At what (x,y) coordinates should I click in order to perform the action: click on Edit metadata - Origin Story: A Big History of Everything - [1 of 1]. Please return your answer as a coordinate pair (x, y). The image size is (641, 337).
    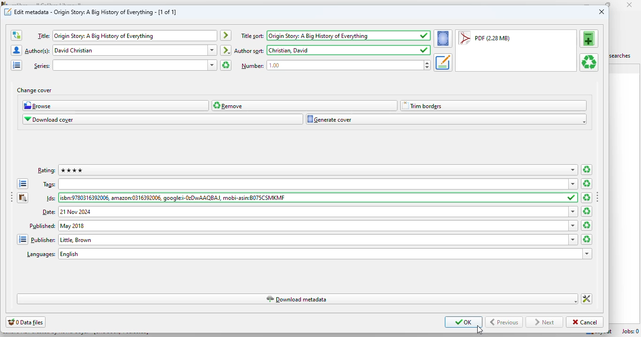
    Looking at the image, I should click on (96, 12).